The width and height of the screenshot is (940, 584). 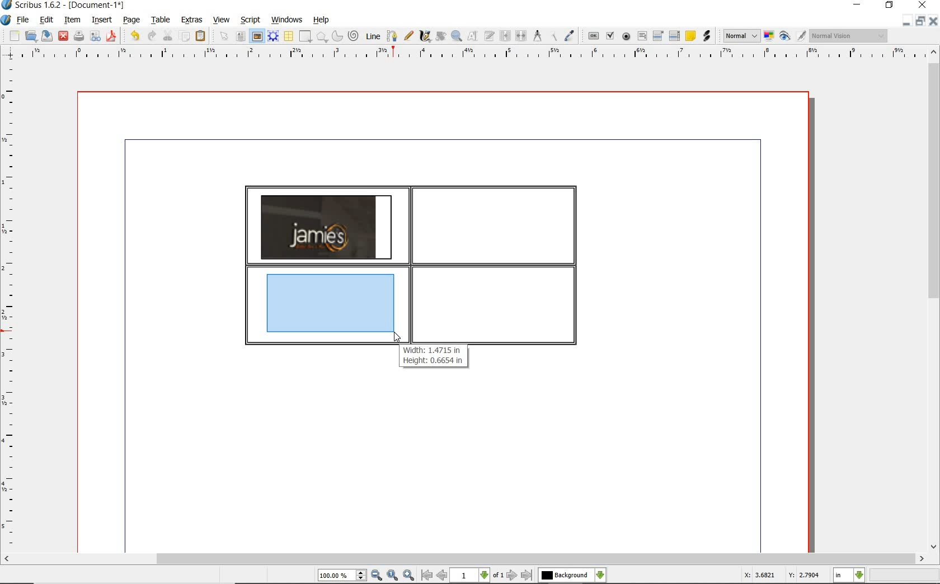 What do you see at coordinates (594, 35) in the screenshot?
I see `pdf push button` at bounding box center [594, 35].